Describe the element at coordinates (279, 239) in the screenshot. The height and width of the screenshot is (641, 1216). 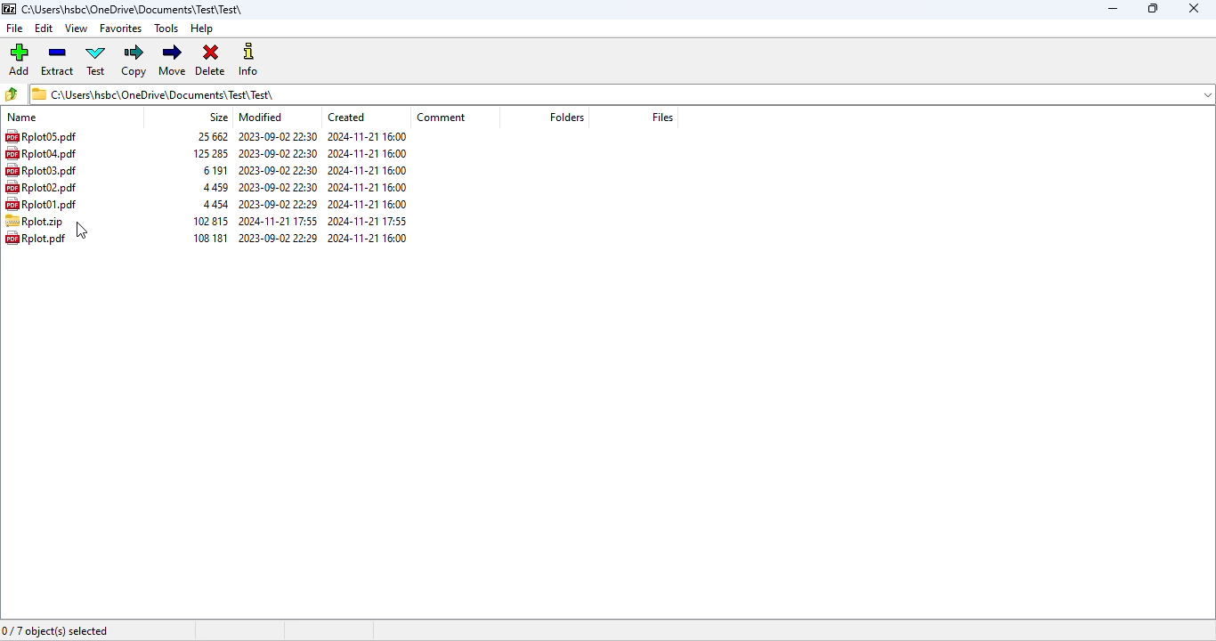
I see `2023-09-02 22:29` at that location.